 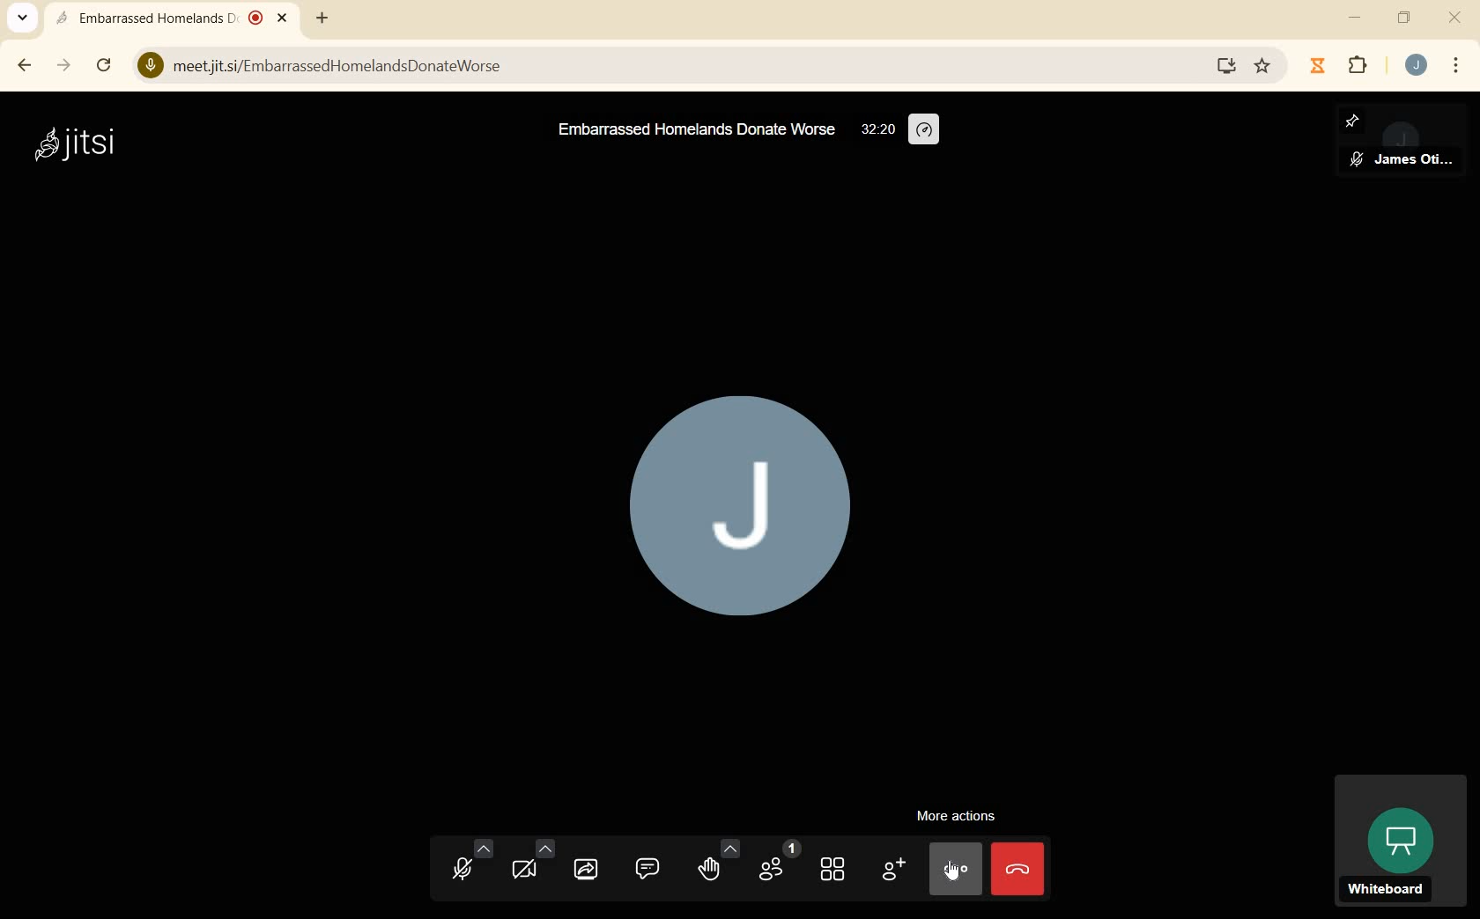 What do you see at coordinates (1357, 67) in the screenshot?
I see `extensions` at bounding box center [1357, 67].